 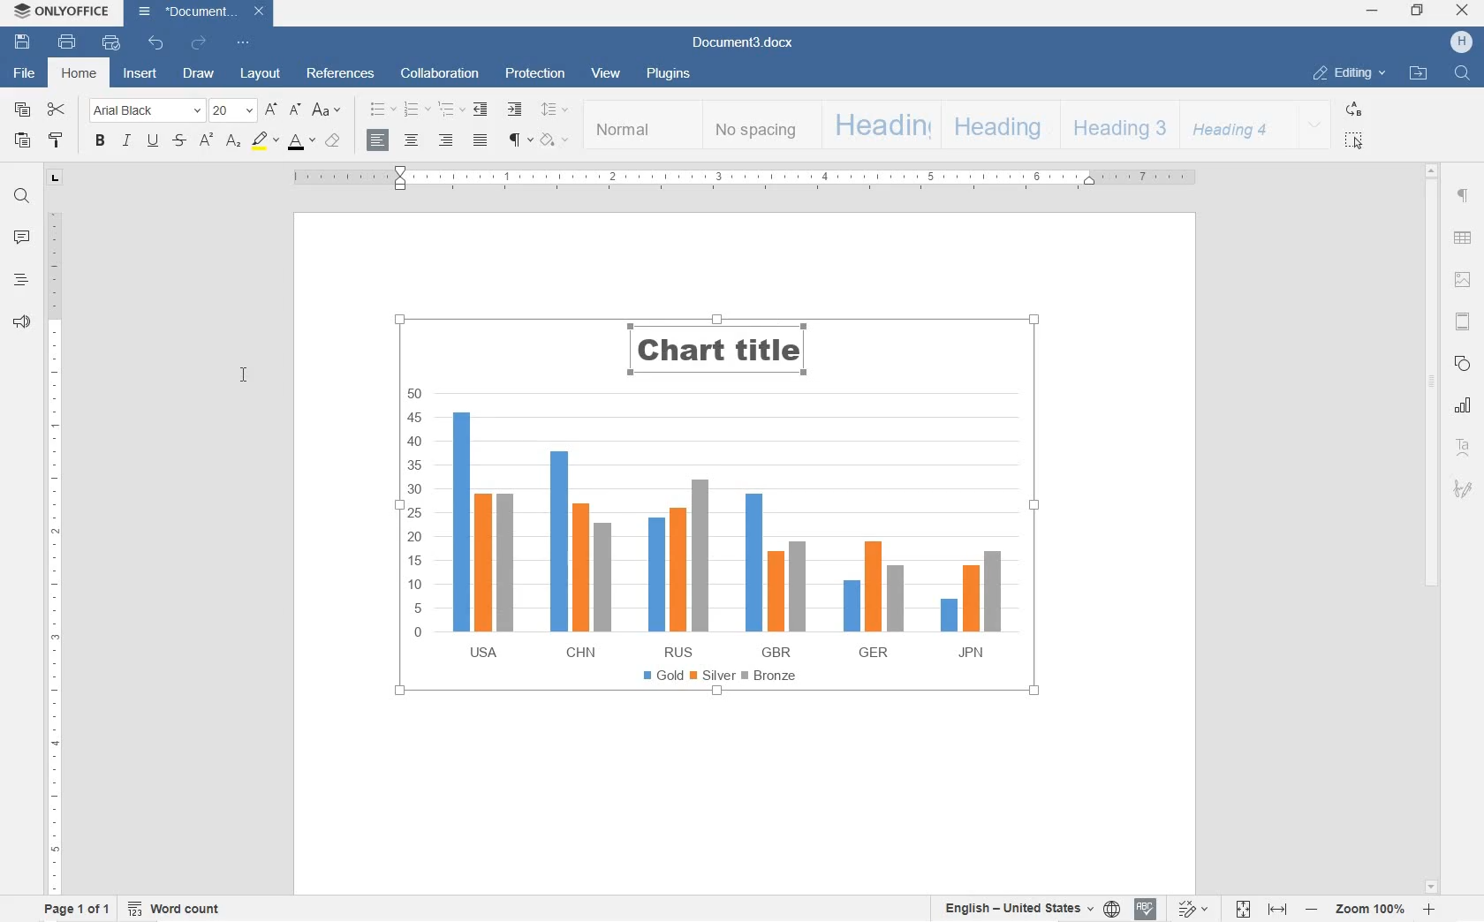 I want to click on EDITING, so click(x=1347, y=74).